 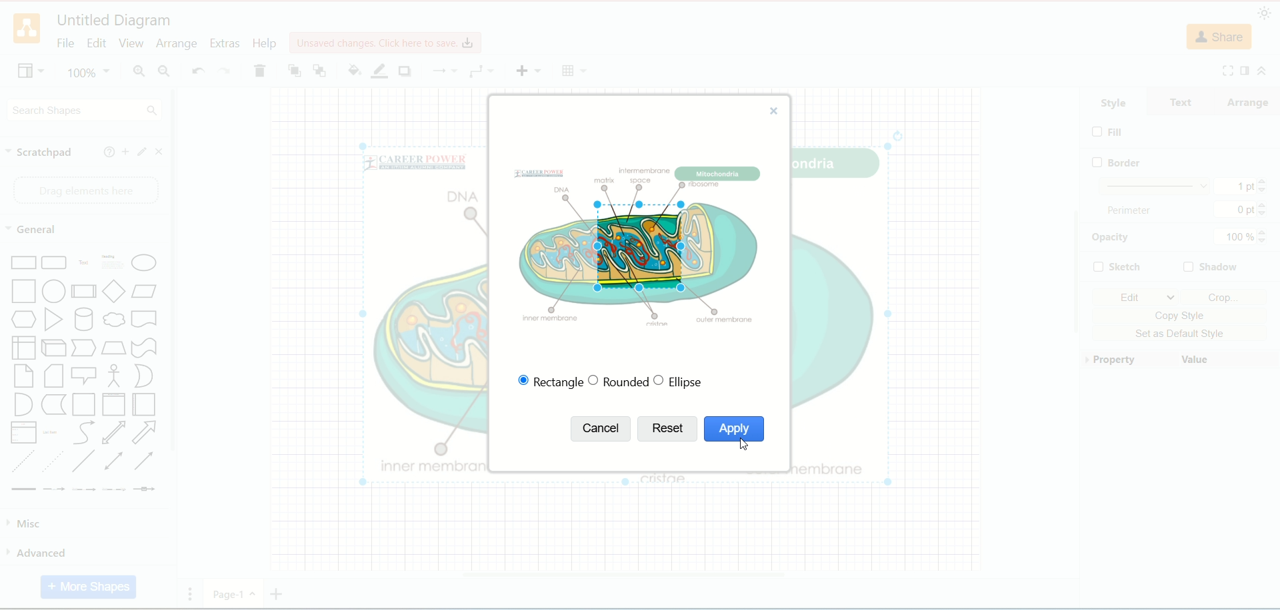 I want to click on Trapezoid, so click(x=113, y=349).